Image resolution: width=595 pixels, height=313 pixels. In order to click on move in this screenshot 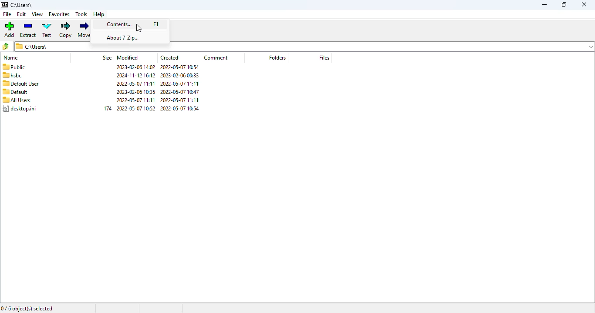, I will do `click(85, 30)`.